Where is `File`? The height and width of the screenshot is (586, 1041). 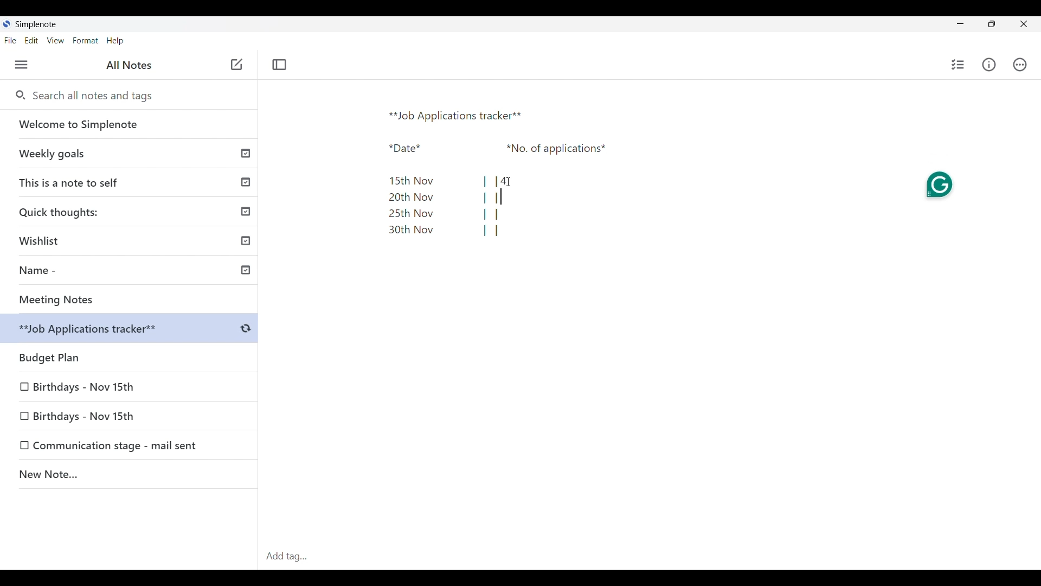
File is located at coordinates (10, 40).